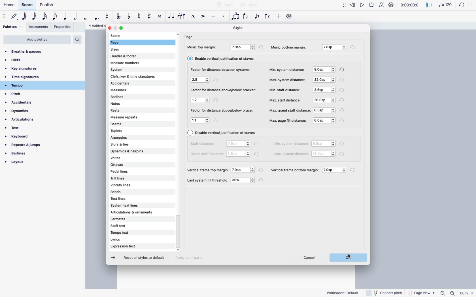 This screenshot has height=297, width=476. I want to click on options, so click(325, 110).